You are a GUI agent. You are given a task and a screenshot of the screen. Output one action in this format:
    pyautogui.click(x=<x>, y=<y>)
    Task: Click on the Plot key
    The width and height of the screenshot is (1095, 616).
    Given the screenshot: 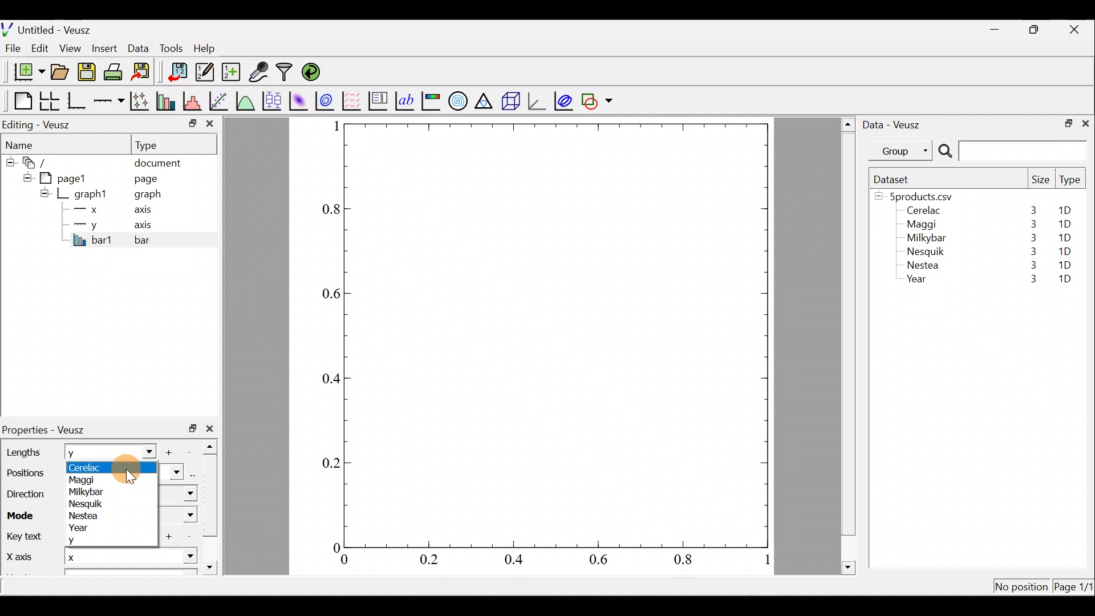 What is the action you would take?
    pyautogui.click(x=379, y=100)
    